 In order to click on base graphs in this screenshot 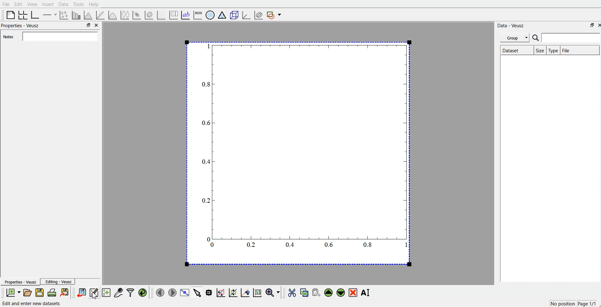, I will do `click(36, 14)`.